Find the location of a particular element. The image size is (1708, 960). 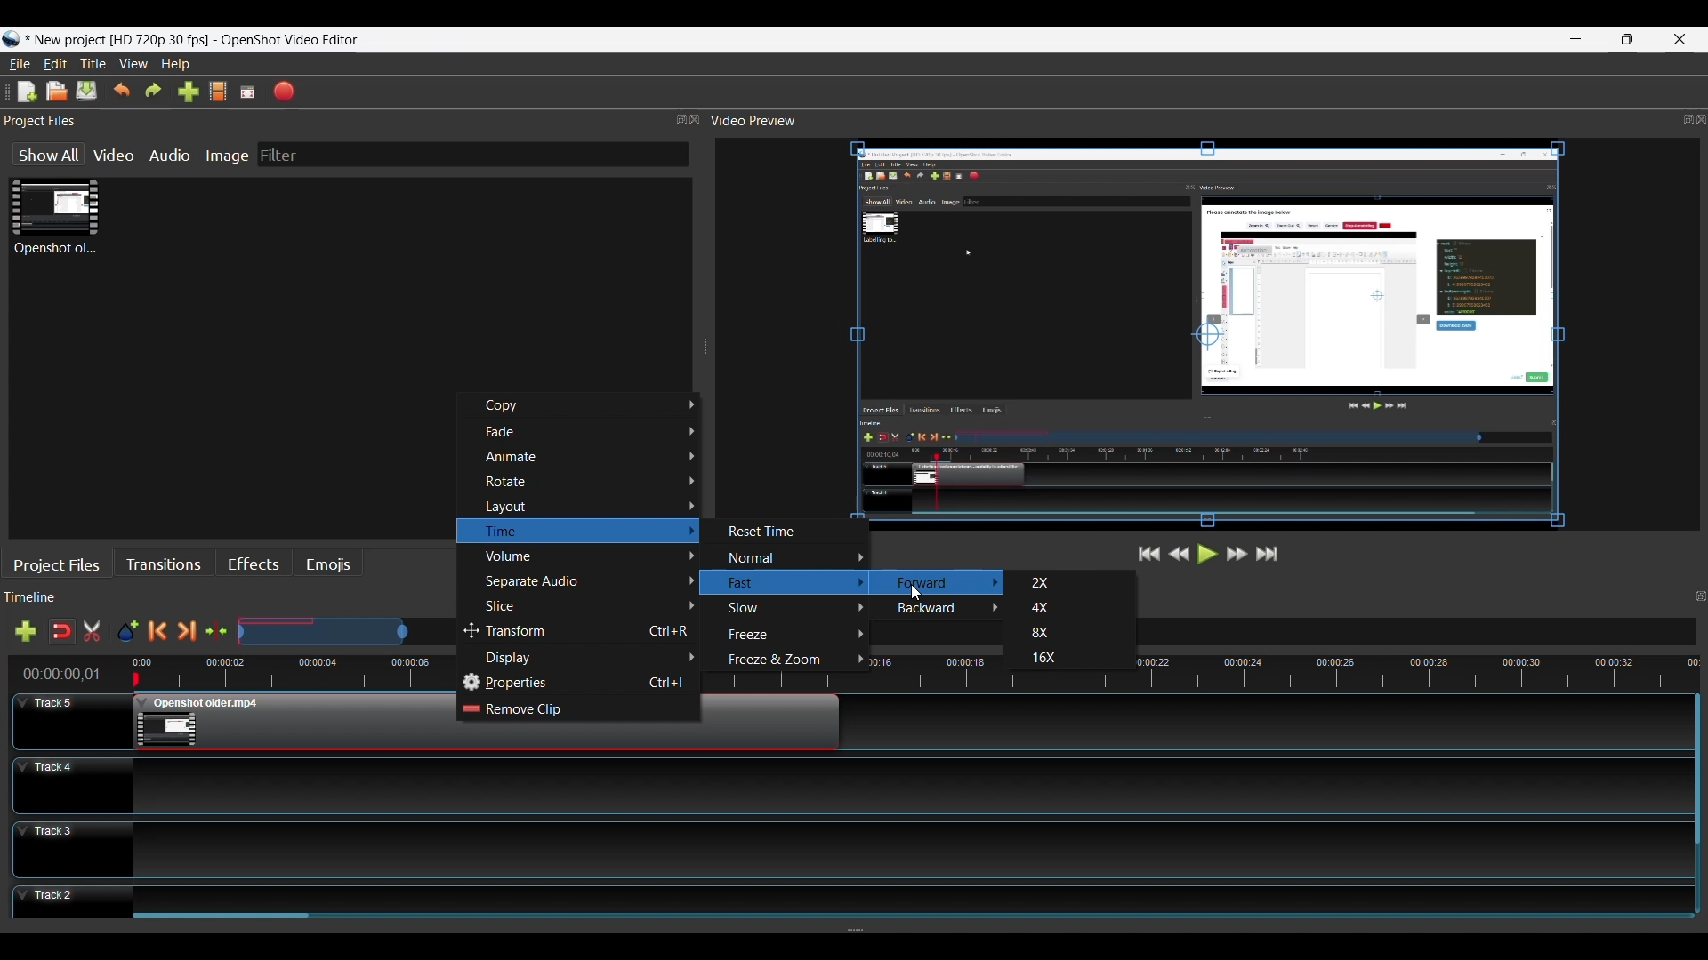

minimize is located at coordinates (1578, 39).